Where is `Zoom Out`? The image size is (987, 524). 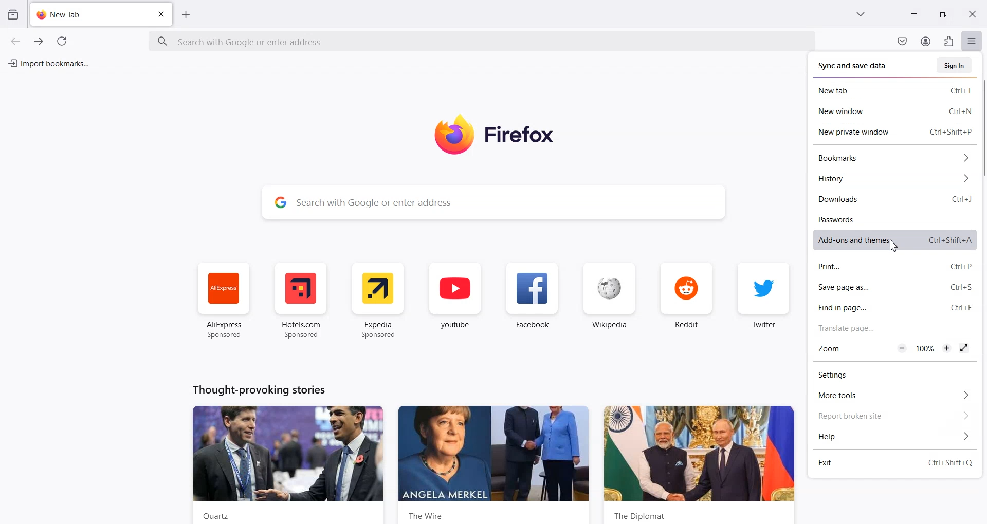
Zoom Out is located at coordinates (902, 347).